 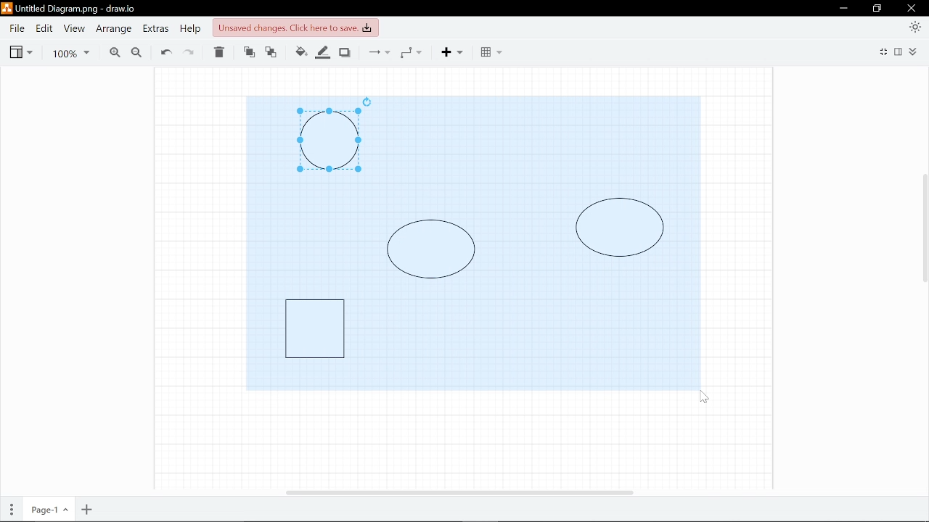 What do you see at coordinates (491, 52) in the screenshot?
I see `Table` at bounding box center [491, 52].